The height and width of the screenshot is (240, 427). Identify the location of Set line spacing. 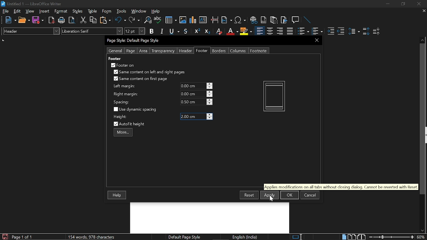
(354, 31).